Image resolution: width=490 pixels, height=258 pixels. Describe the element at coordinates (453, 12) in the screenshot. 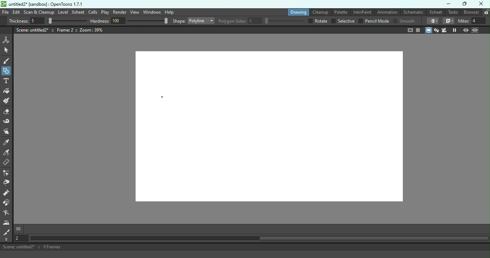

I see `Tasks` at that location.